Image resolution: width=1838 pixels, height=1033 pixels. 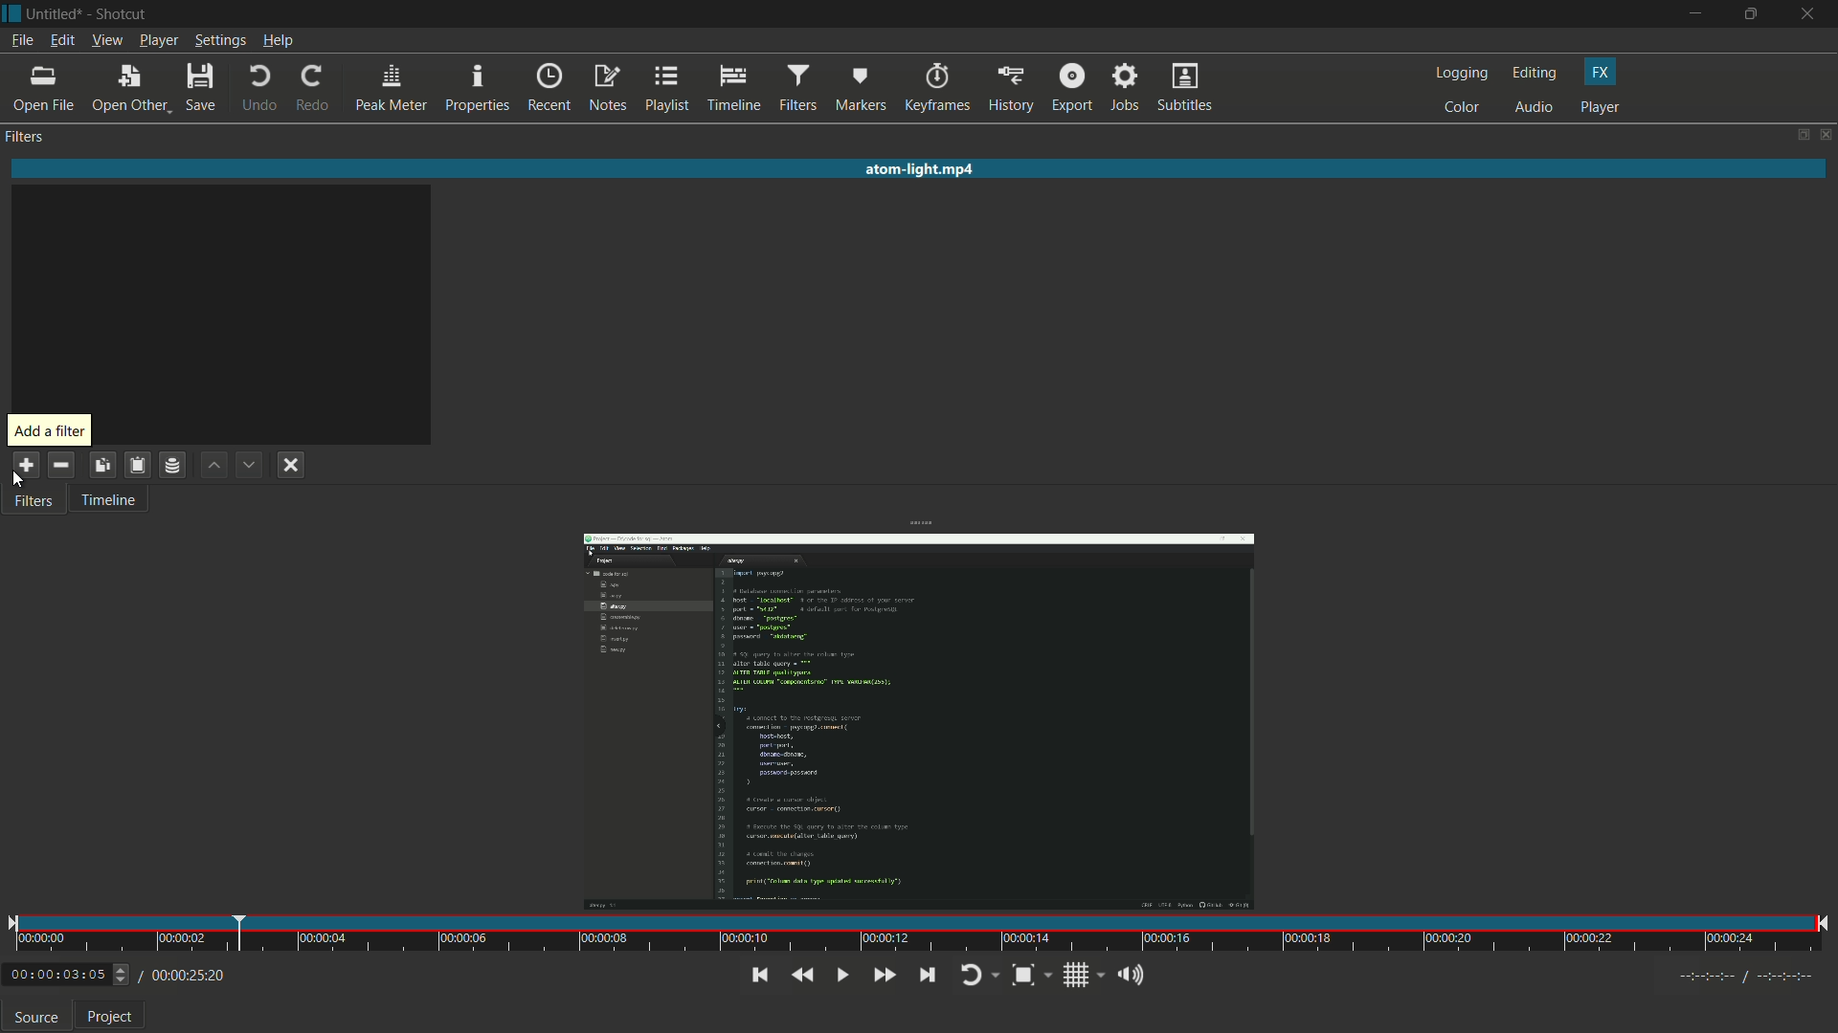 What do you see at coordinates (1811, 13) in the screenshot?
I see `close app` at bounding box center [1811, 13].